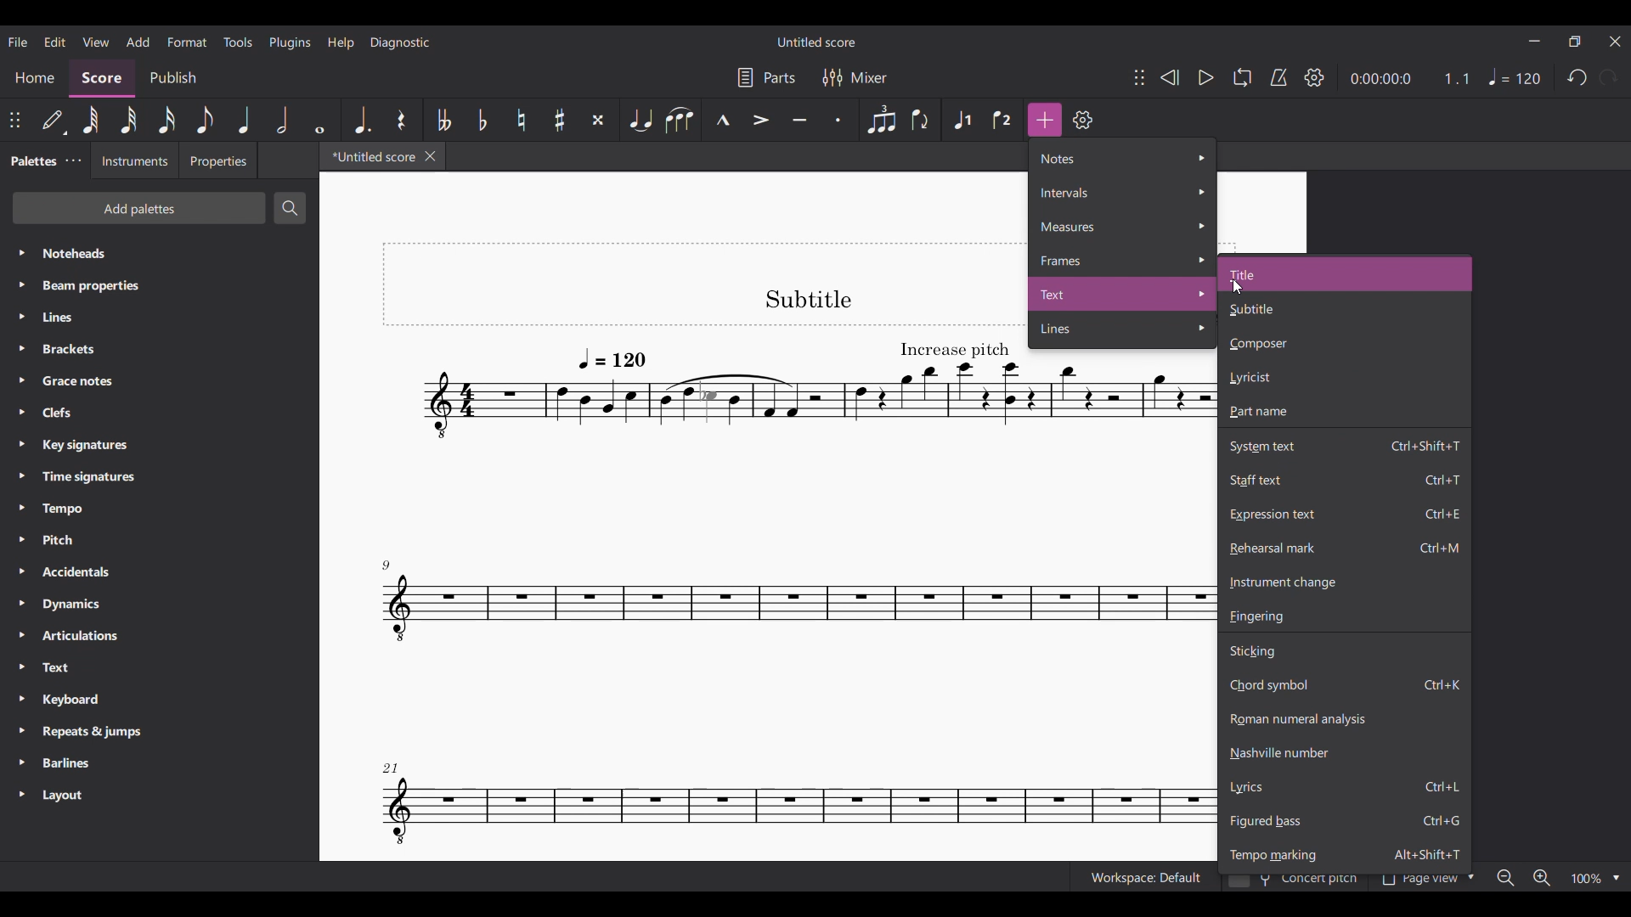  Describe the element at coordinates (1515, 76) in the screenshot. I see `Tempo` at that location.